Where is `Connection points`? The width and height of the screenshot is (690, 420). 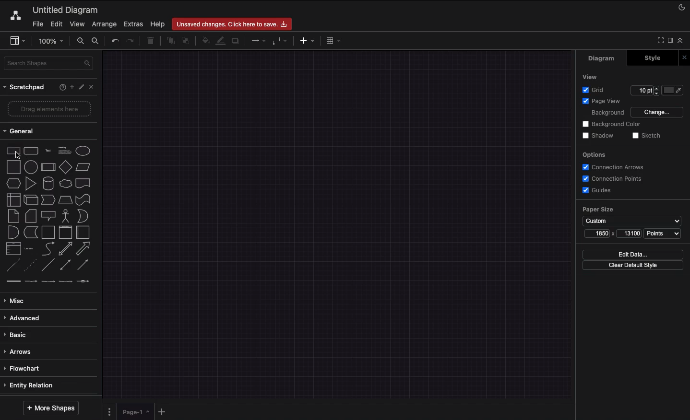 Connection points is located at coordinates (610, 179).